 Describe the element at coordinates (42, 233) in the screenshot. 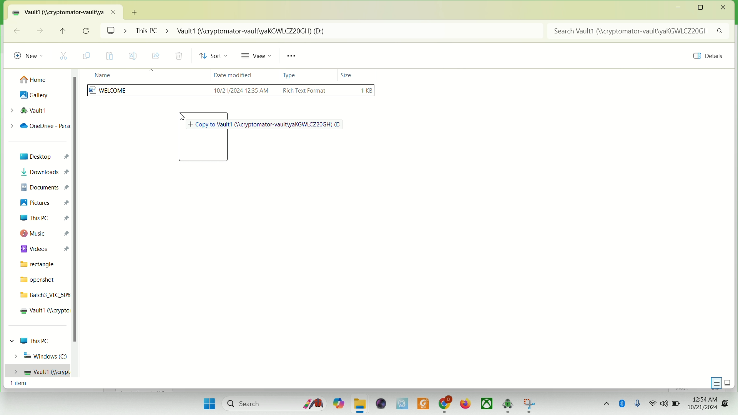

I see `music` at that location.